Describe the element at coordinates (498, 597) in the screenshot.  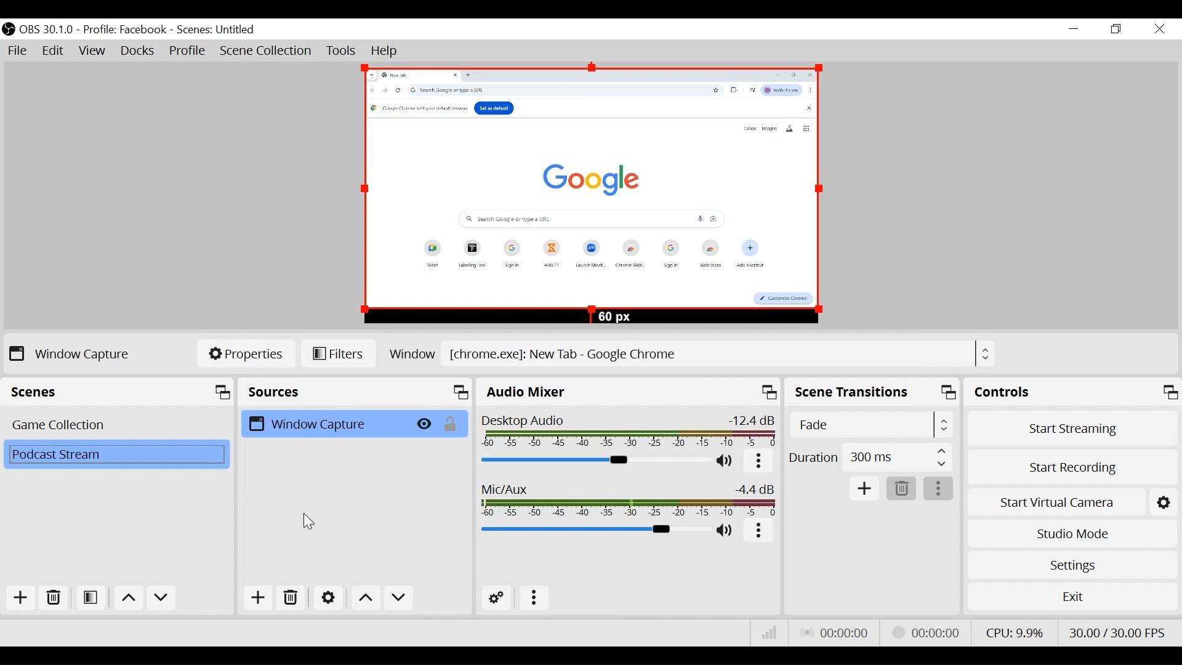
I see `Advanced Audio Settings` at that location.